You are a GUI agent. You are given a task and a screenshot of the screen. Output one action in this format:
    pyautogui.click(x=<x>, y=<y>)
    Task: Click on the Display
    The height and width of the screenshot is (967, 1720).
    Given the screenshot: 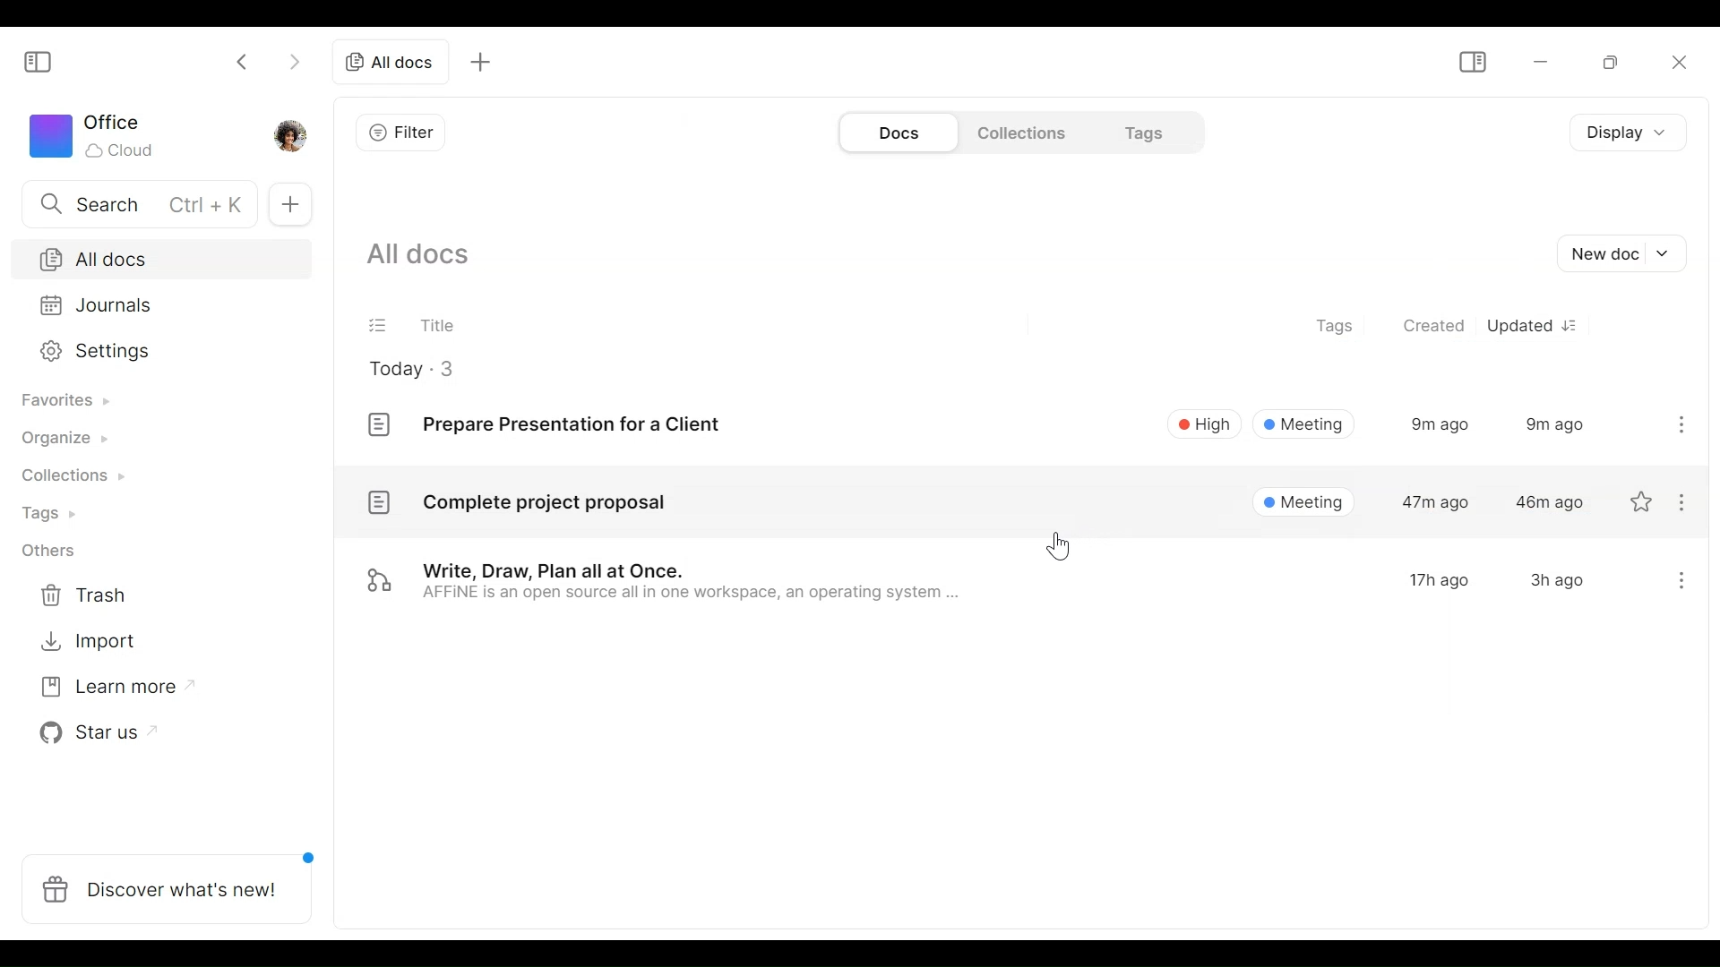 What is the action you would take?
    pyautogui.click(x=1626, y=131)
    